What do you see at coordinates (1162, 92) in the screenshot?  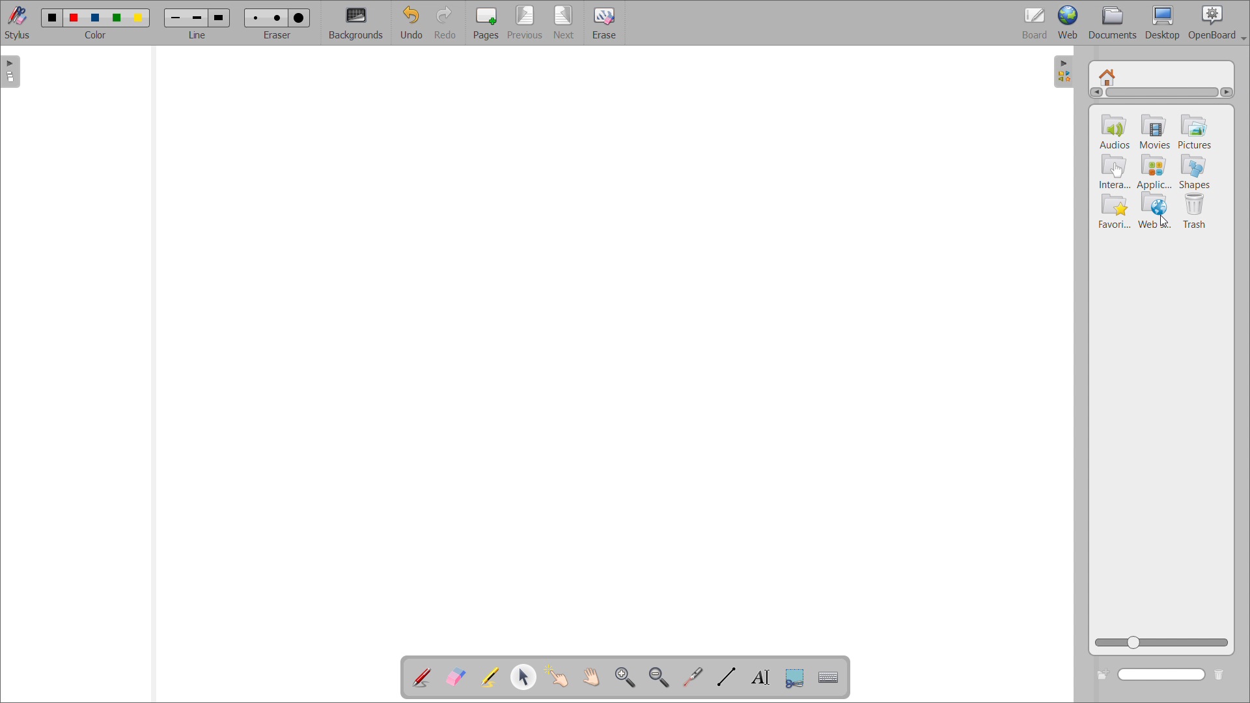 I see `scrollbar` at bounding box center [1162, 92].